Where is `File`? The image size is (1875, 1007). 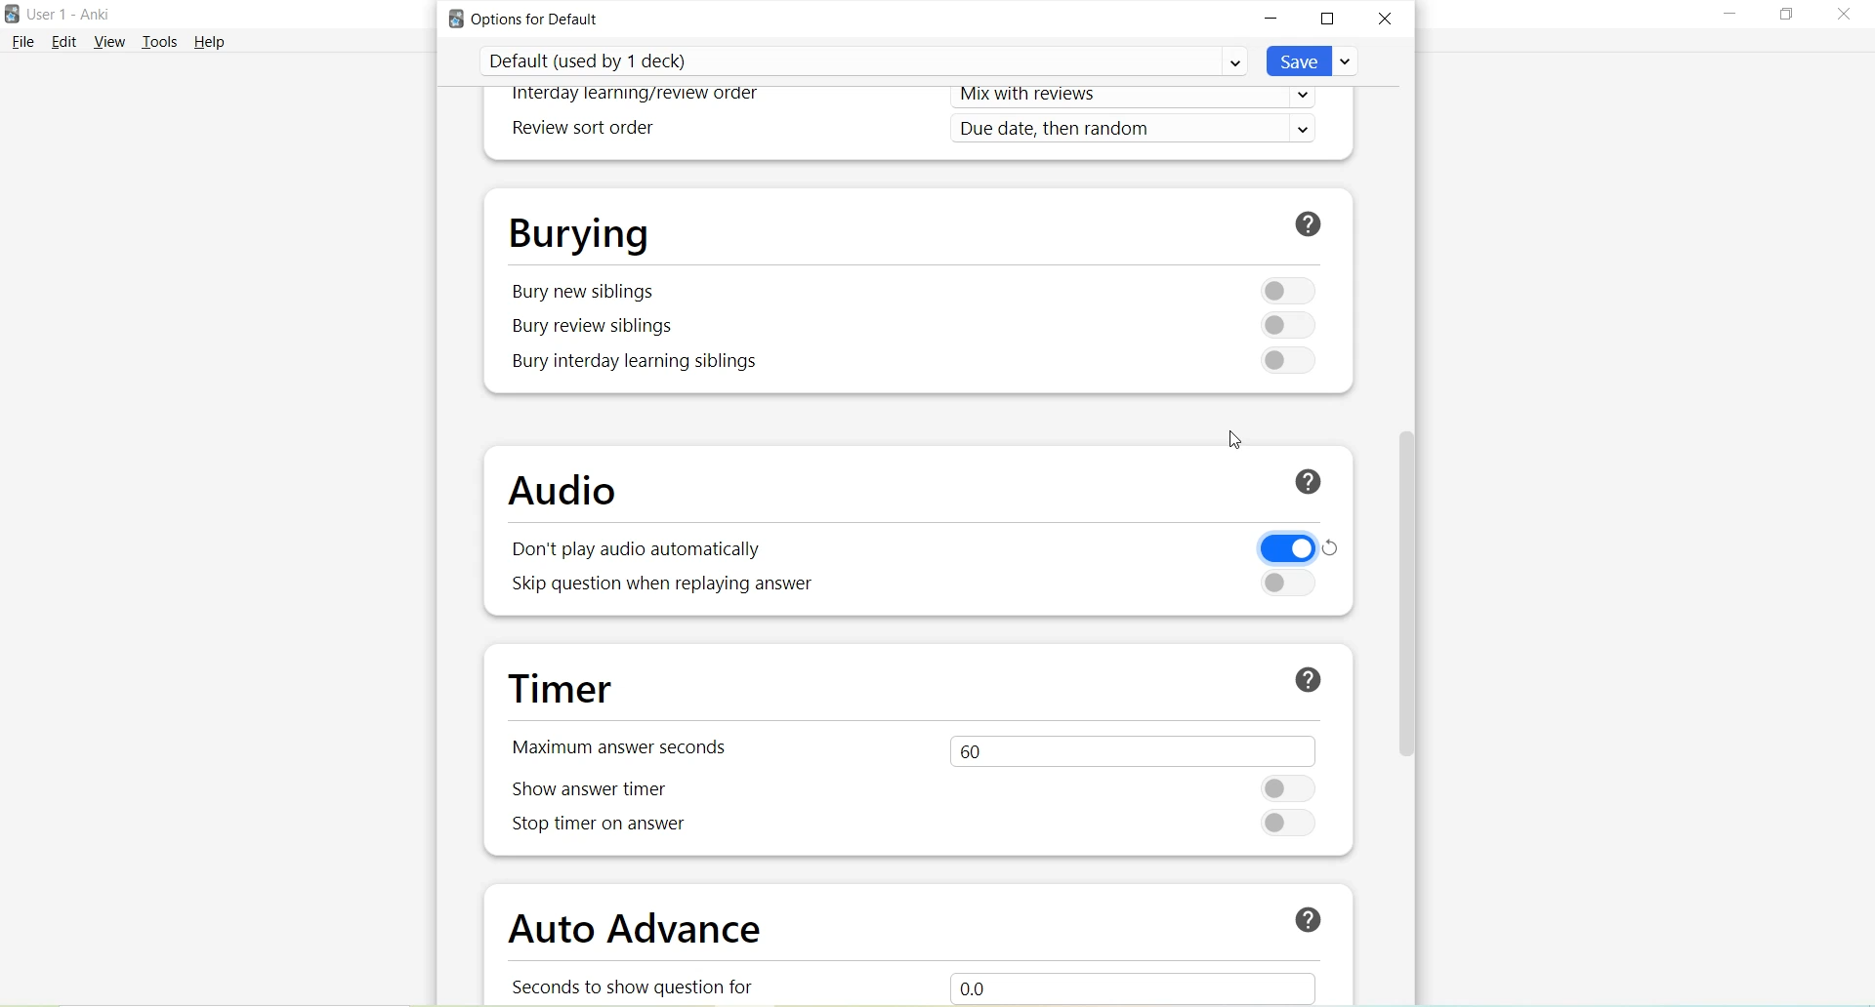
File is located at coordinates (22, 41).